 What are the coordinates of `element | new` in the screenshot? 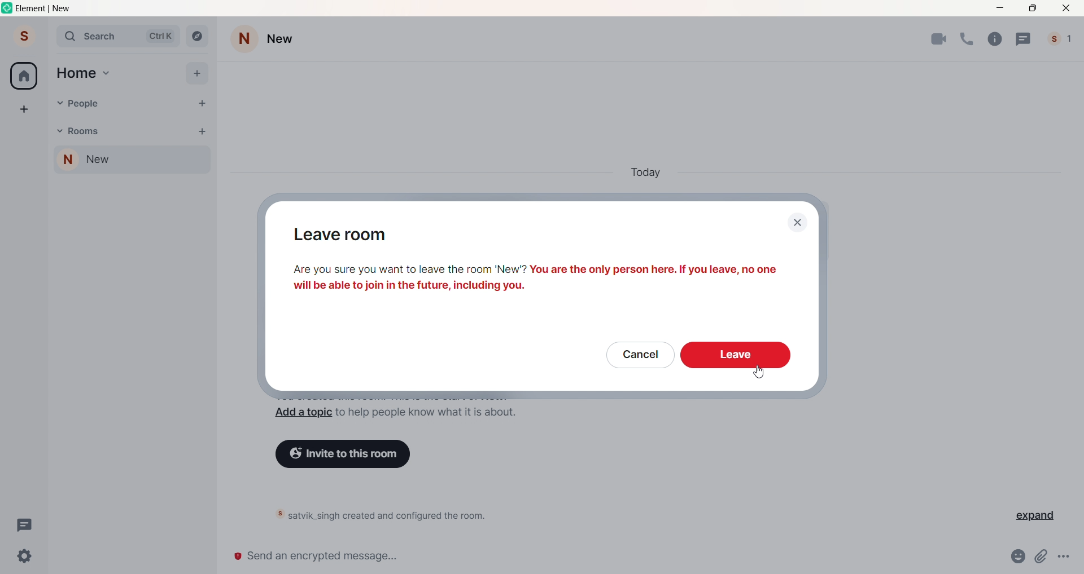 It's located at (55, 10).